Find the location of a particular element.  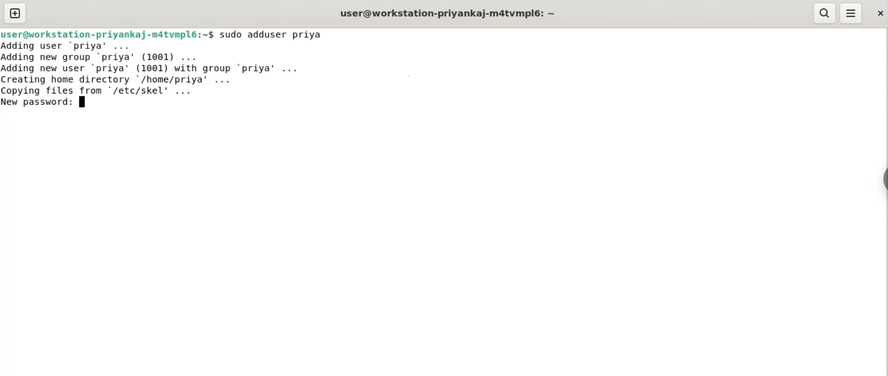

search is located at coordinates (825, 13).